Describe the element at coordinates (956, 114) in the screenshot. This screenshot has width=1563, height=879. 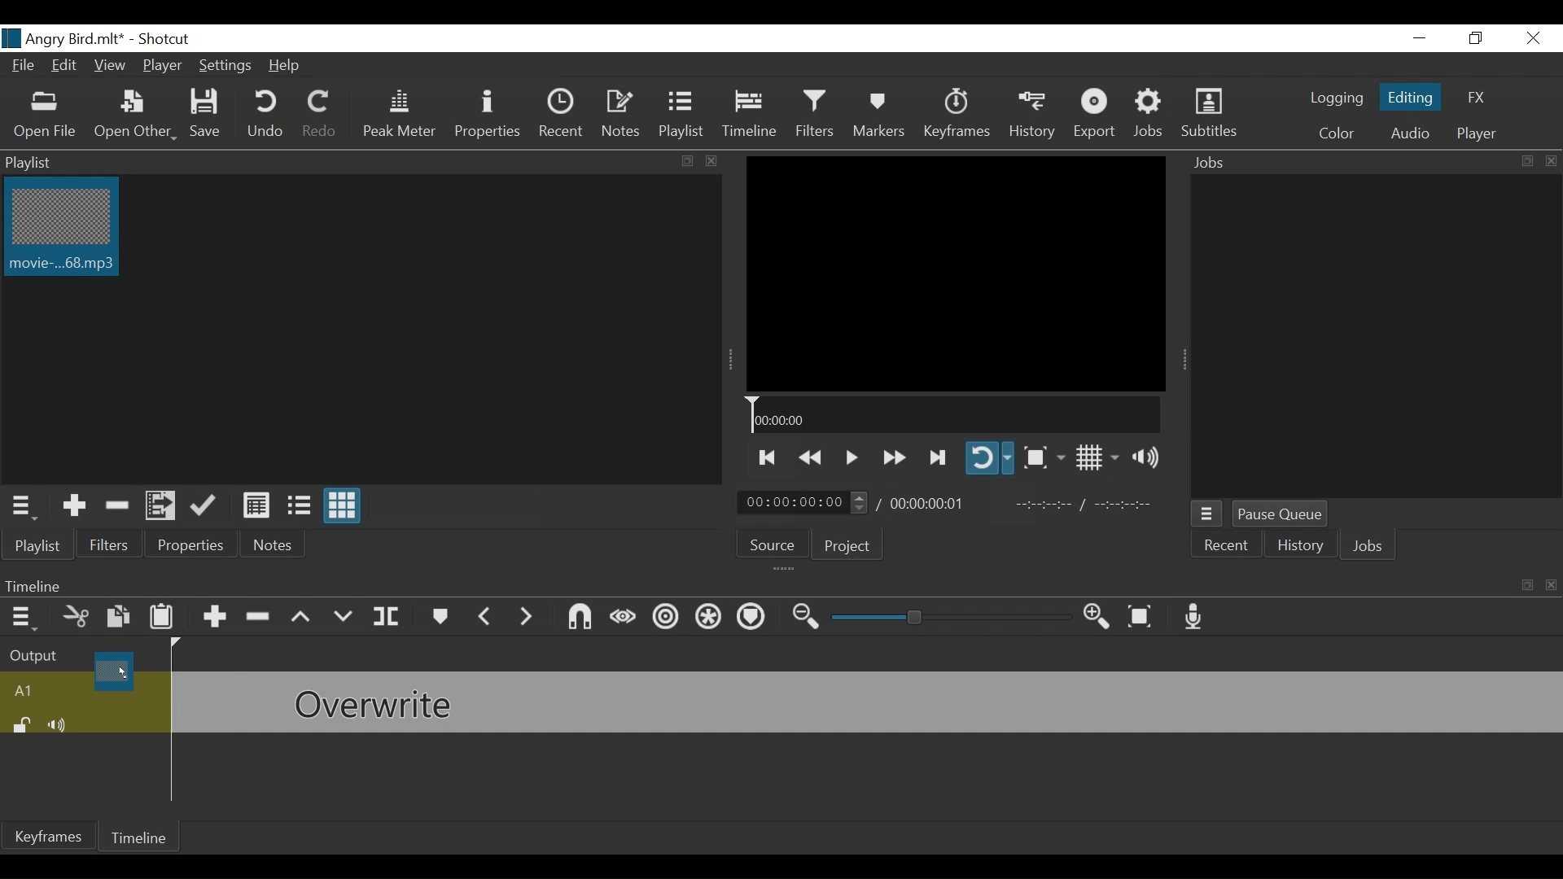
I see `Keyframes` at that location.